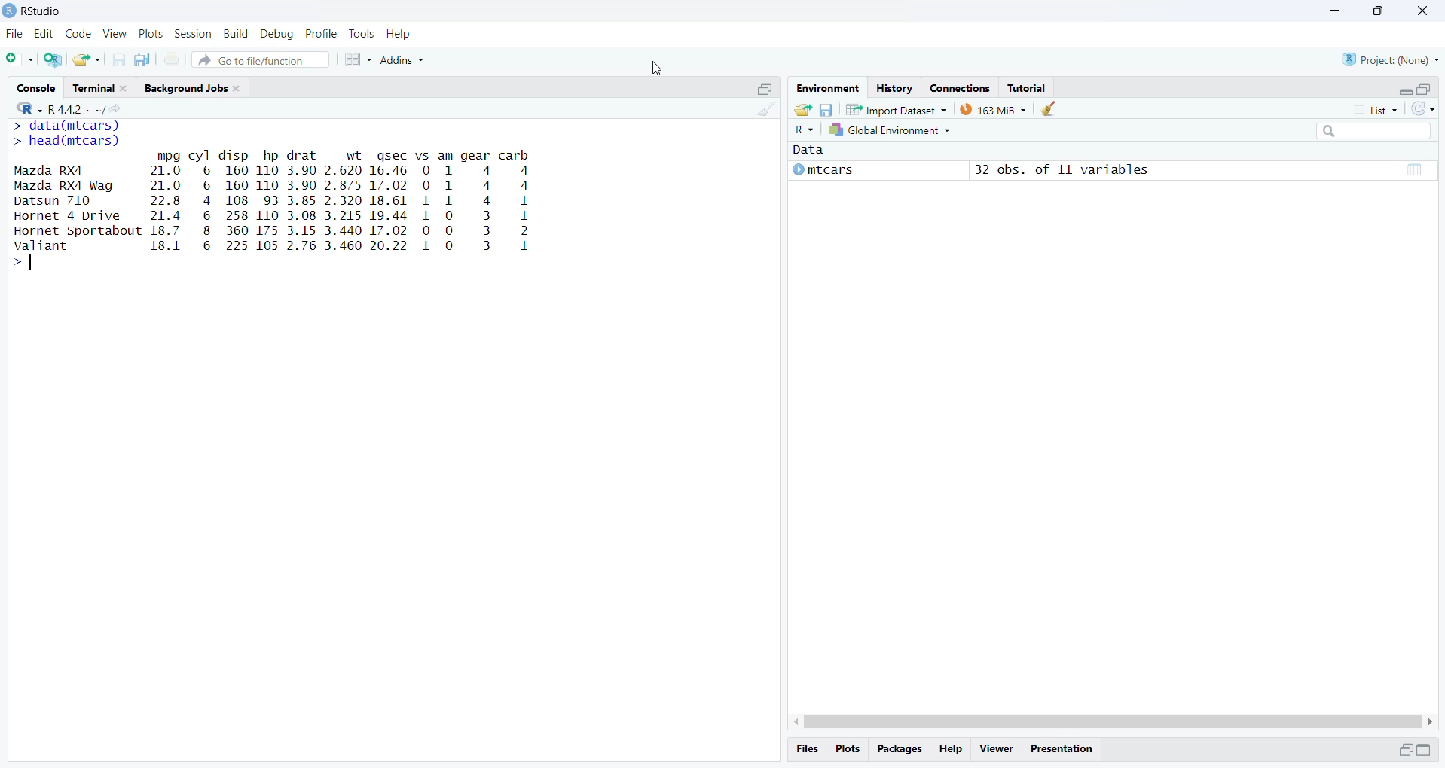 The image size is (1445, 768). What do you see at coordinates (1378, 11) in the screenshot?
I see `maximise` at bounding box center [1378, 11].